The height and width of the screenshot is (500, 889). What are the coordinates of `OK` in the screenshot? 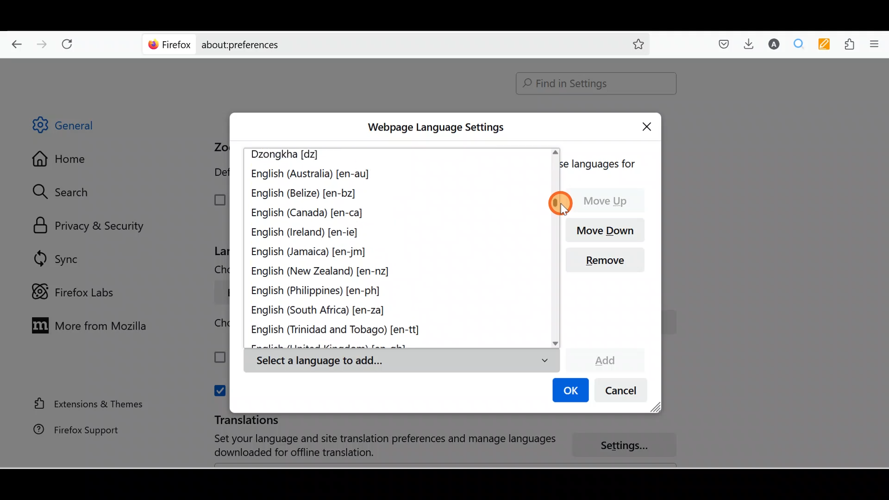 It's located at (569, 391).